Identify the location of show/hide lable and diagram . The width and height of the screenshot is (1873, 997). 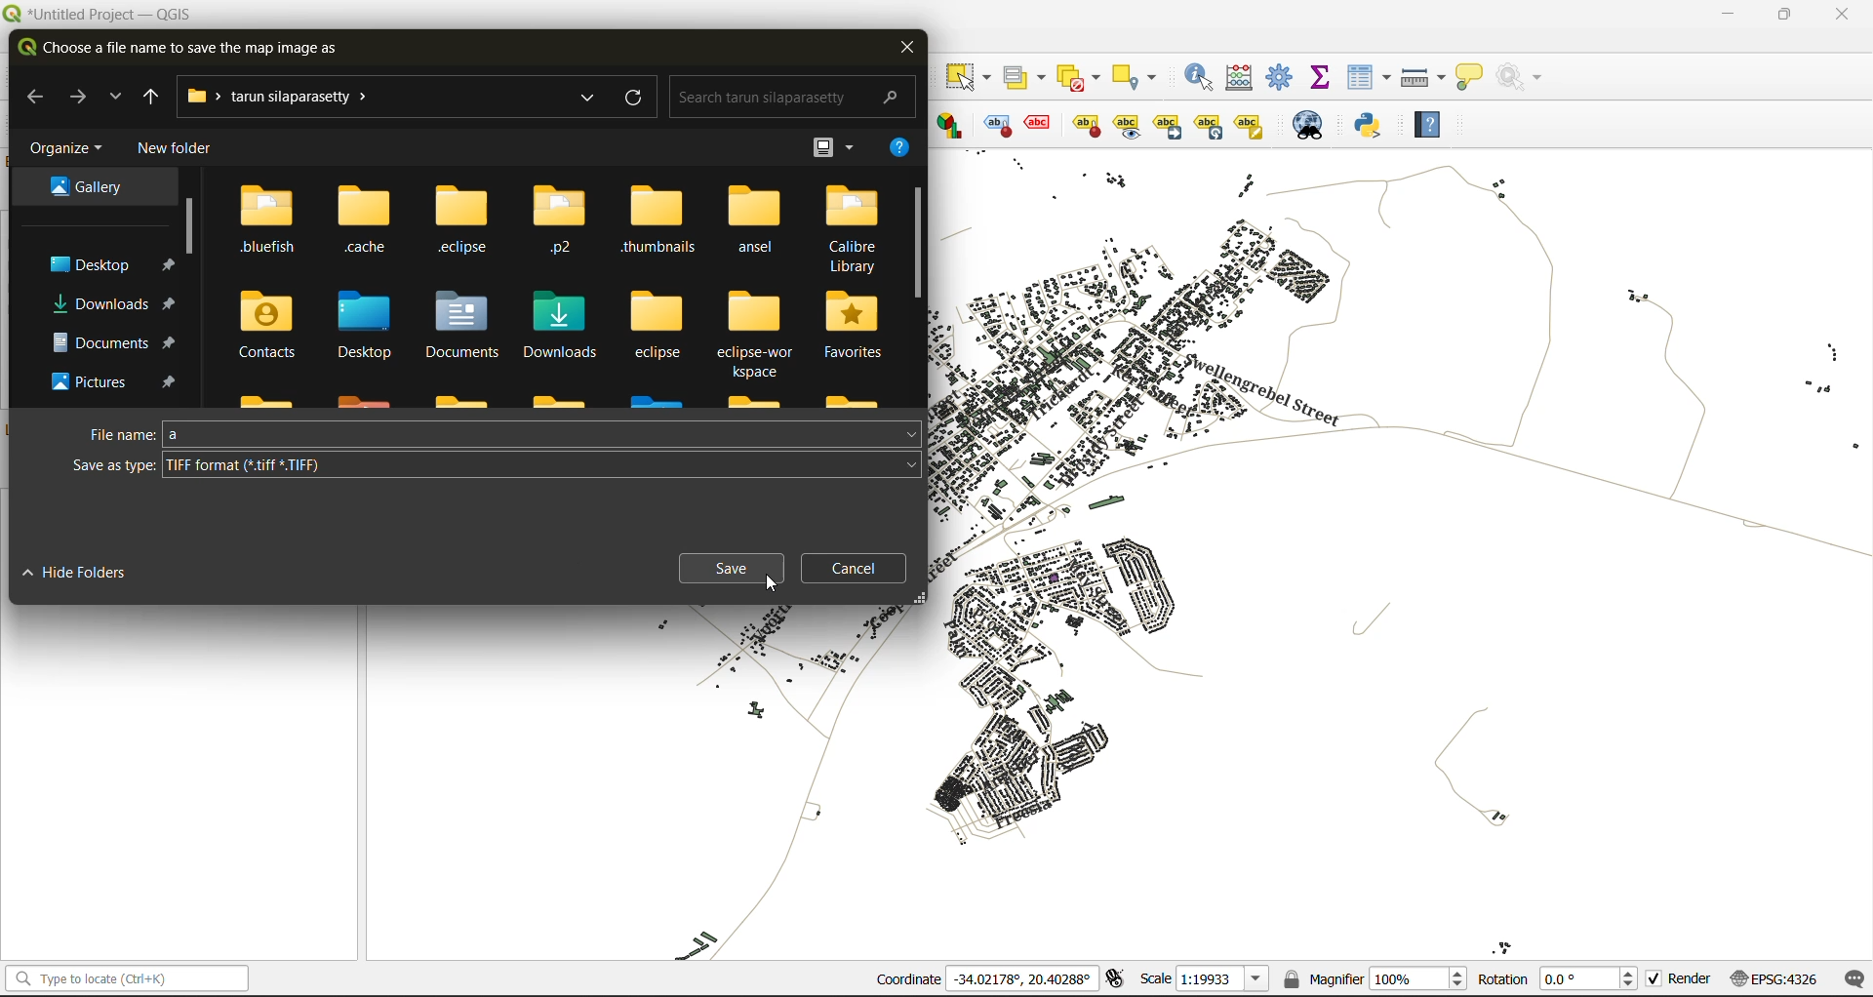
(1085, 124).